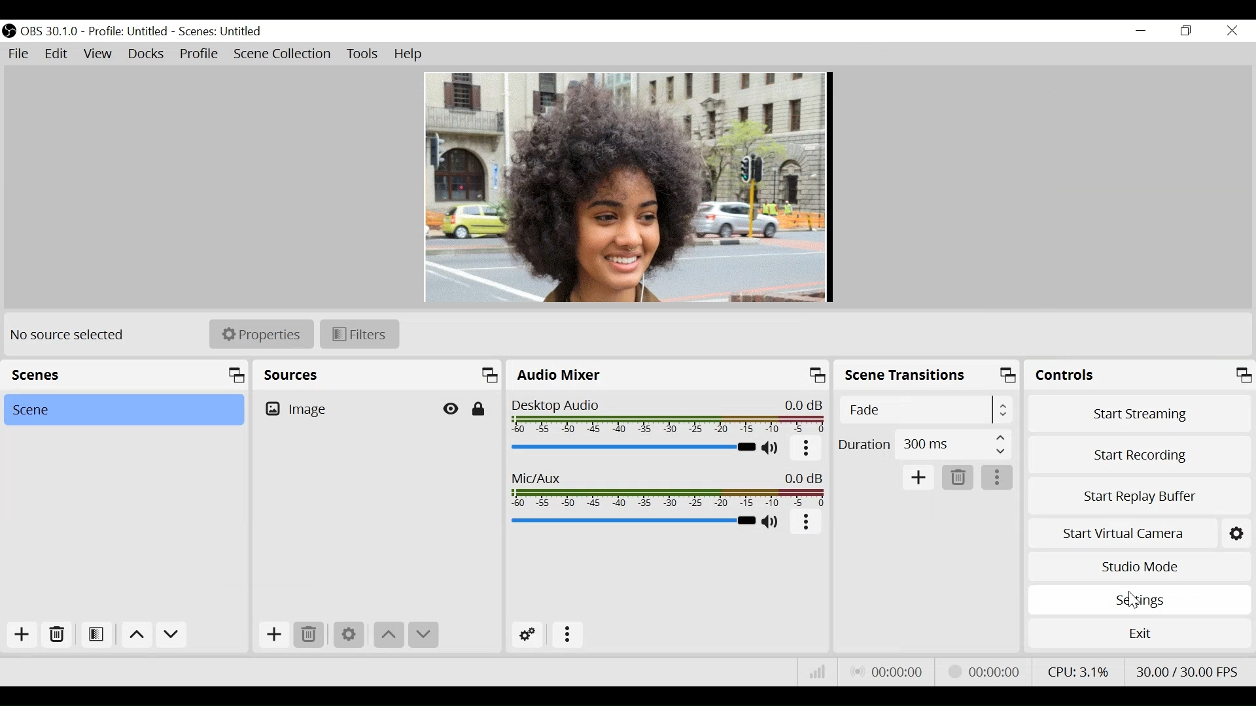 The image size is (1256, 706). Describe the element at coordinates (1142, 31) in the screenshot. I see `Minimize` at that location.